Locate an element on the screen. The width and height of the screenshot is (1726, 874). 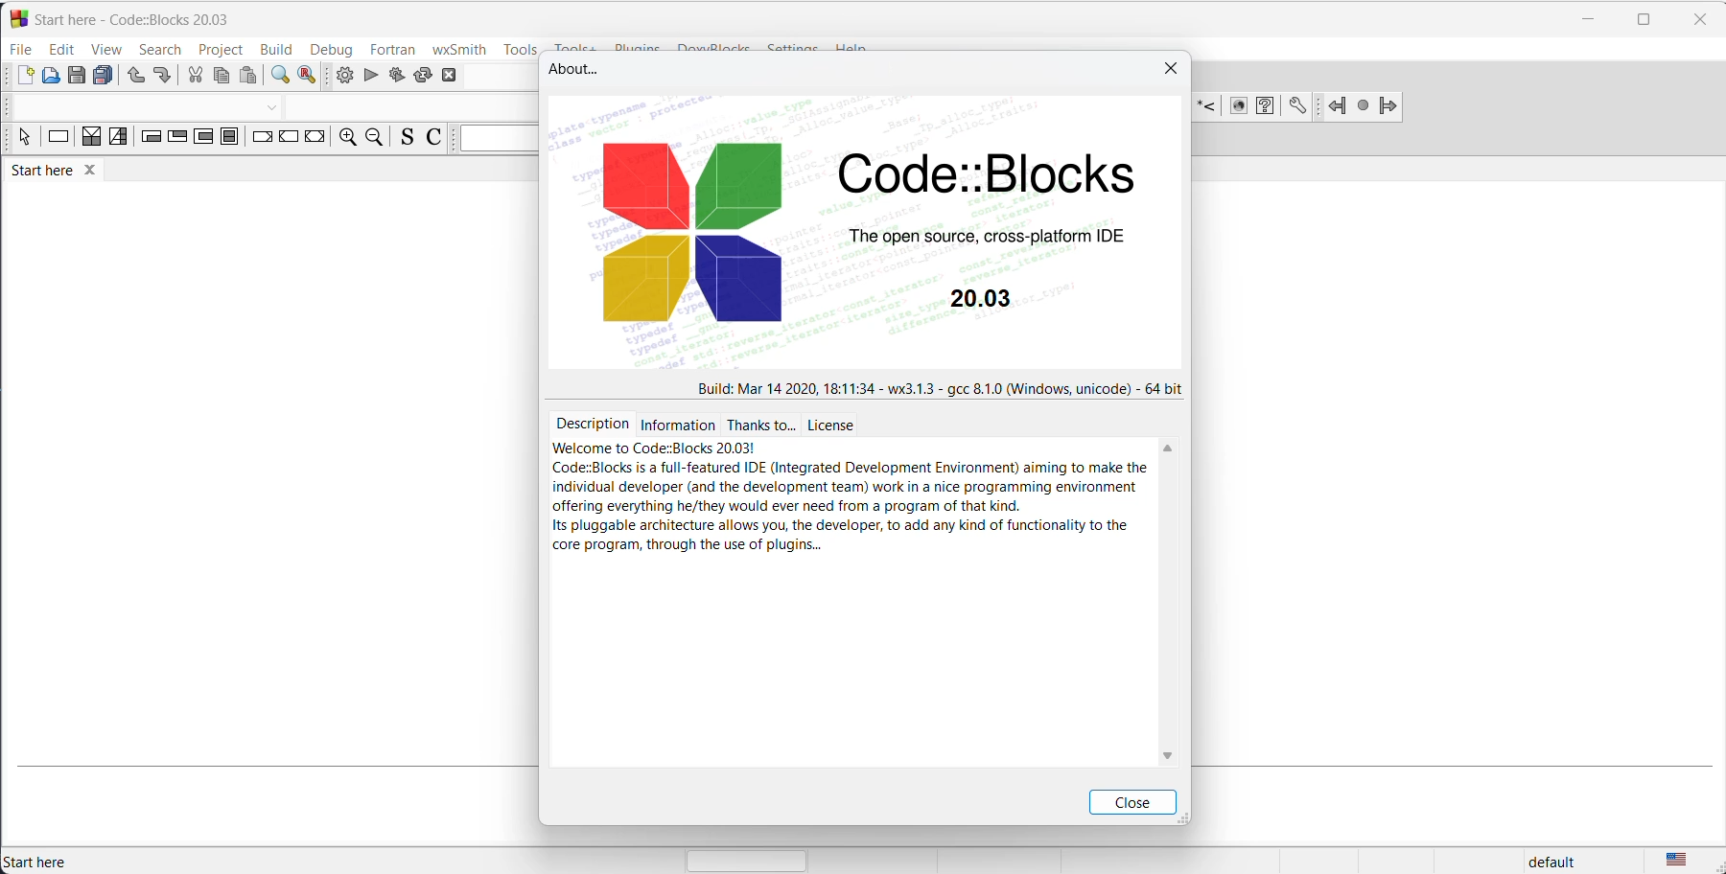
continue instruction is located at coordinates (289, 141).